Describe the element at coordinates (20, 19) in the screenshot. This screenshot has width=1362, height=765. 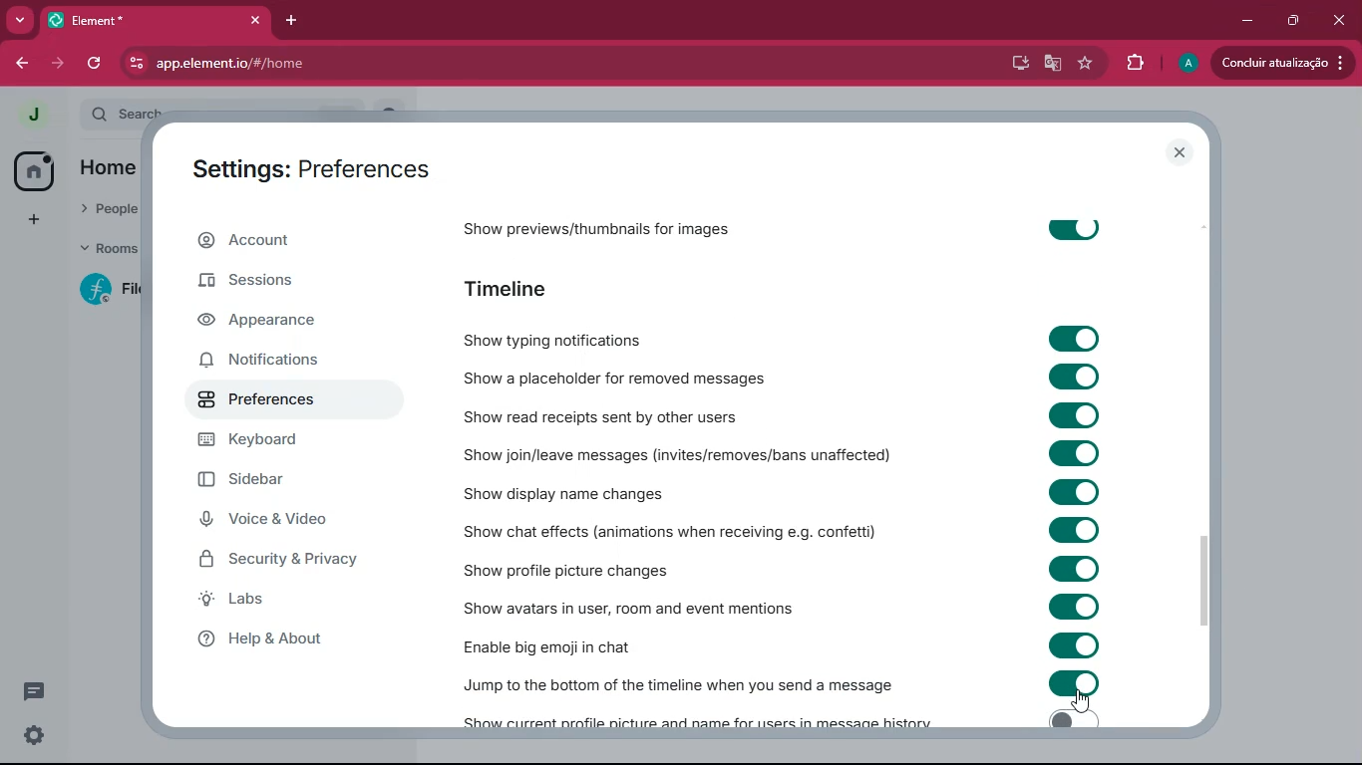
I see `more` at that location.